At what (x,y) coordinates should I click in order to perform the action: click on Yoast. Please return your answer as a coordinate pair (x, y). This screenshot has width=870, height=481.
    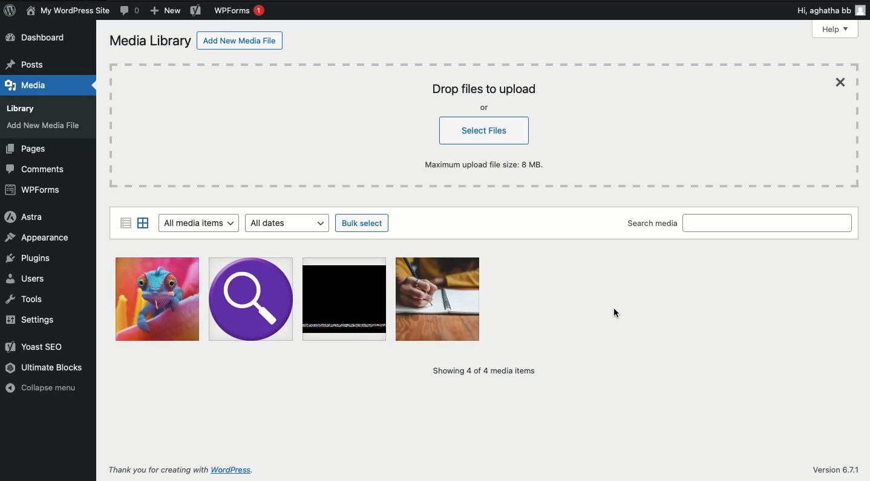
    Looking at the image, I should click on (196, 11).